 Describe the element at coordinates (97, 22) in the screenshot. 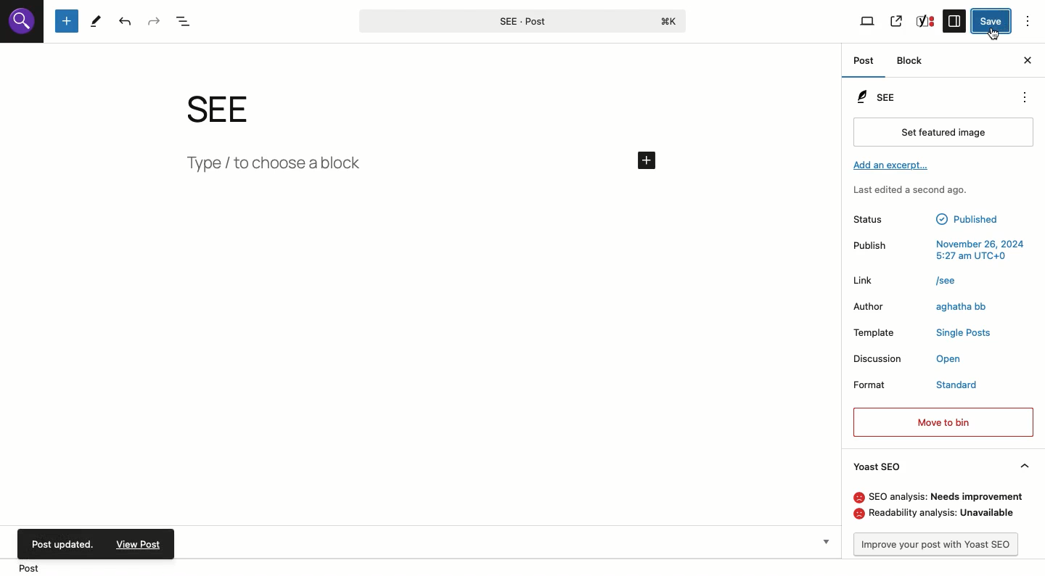

I see `Tools` at that location.